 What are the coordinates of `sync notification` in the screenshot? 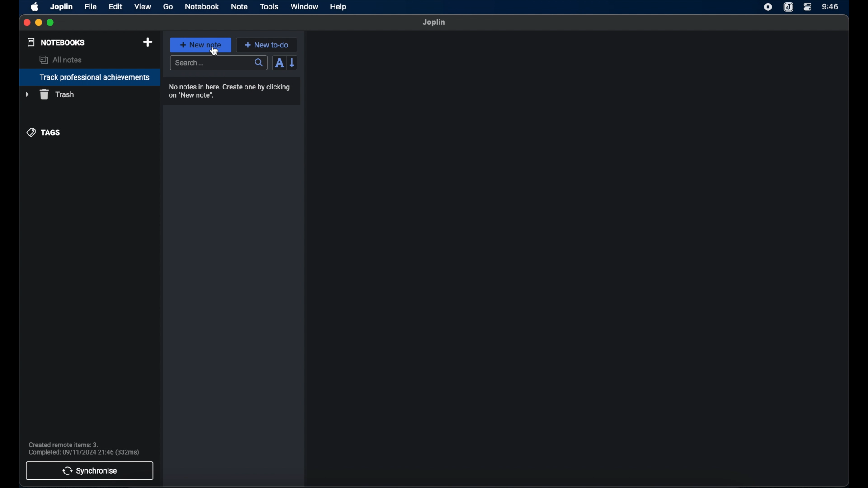 It's located at (84, 449).